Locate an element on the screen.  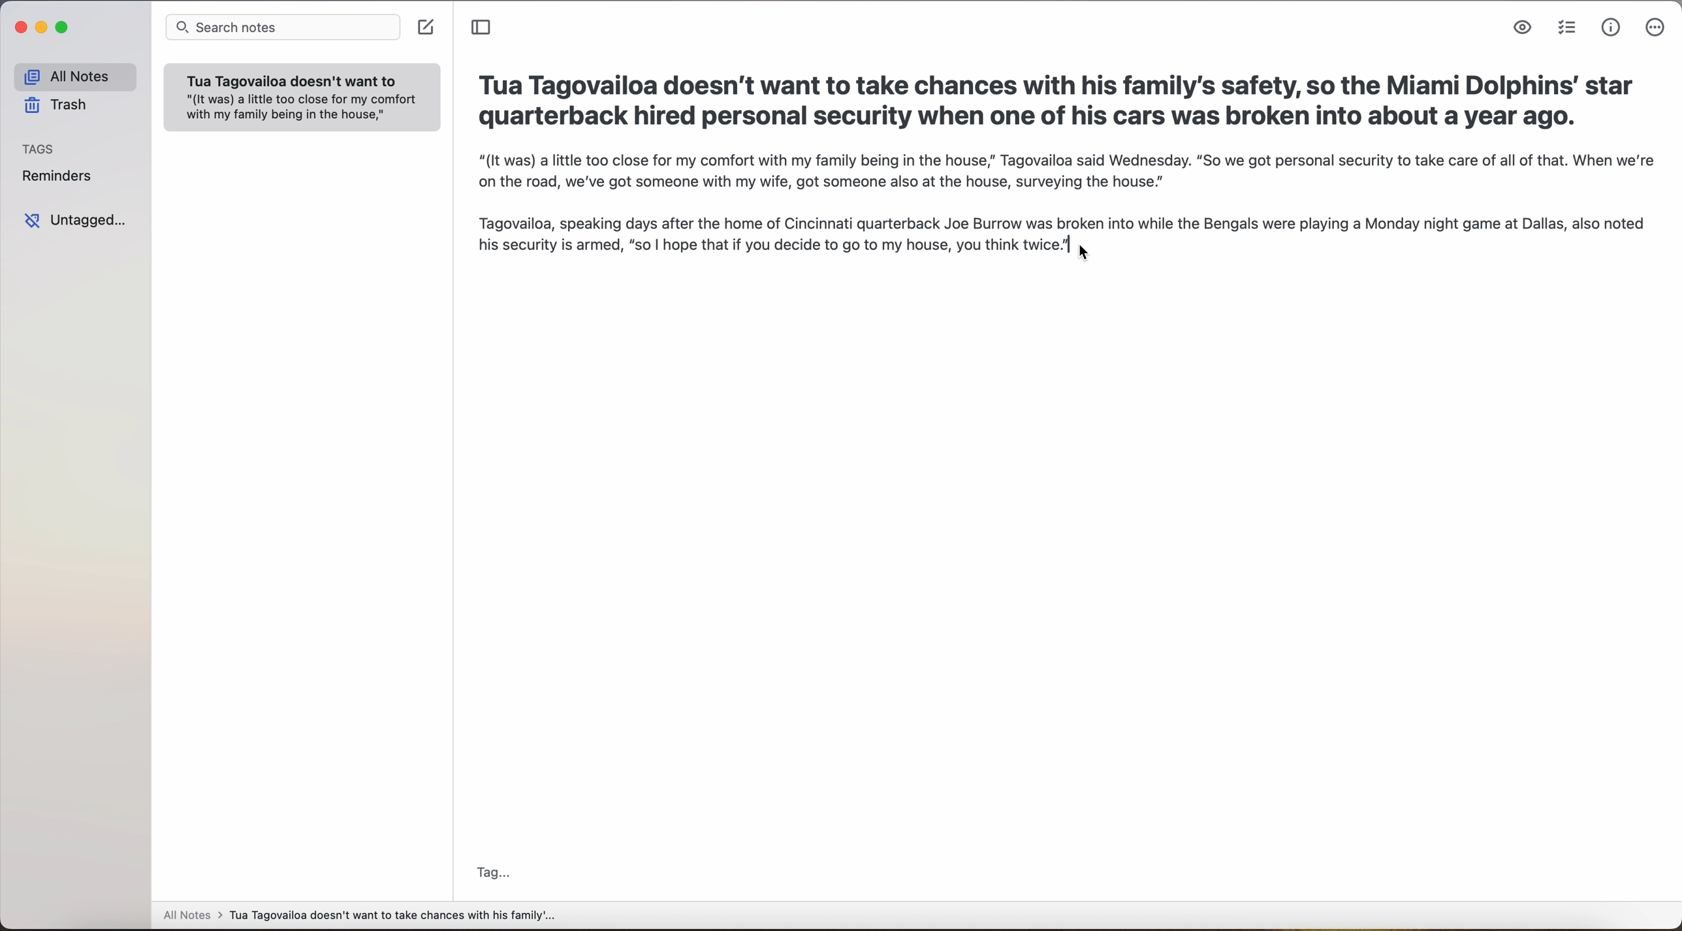
more options is located at coordinates (1655, 28).